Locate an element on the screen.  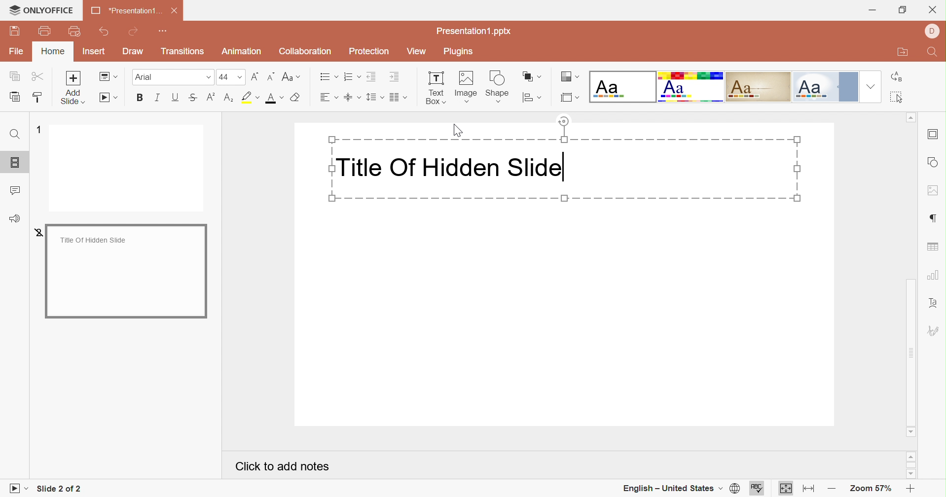
Cut is located at coordinates (40, 76).